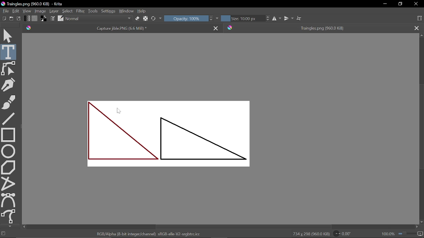  I want to click on vertical mirror tool, so click(289, 19).